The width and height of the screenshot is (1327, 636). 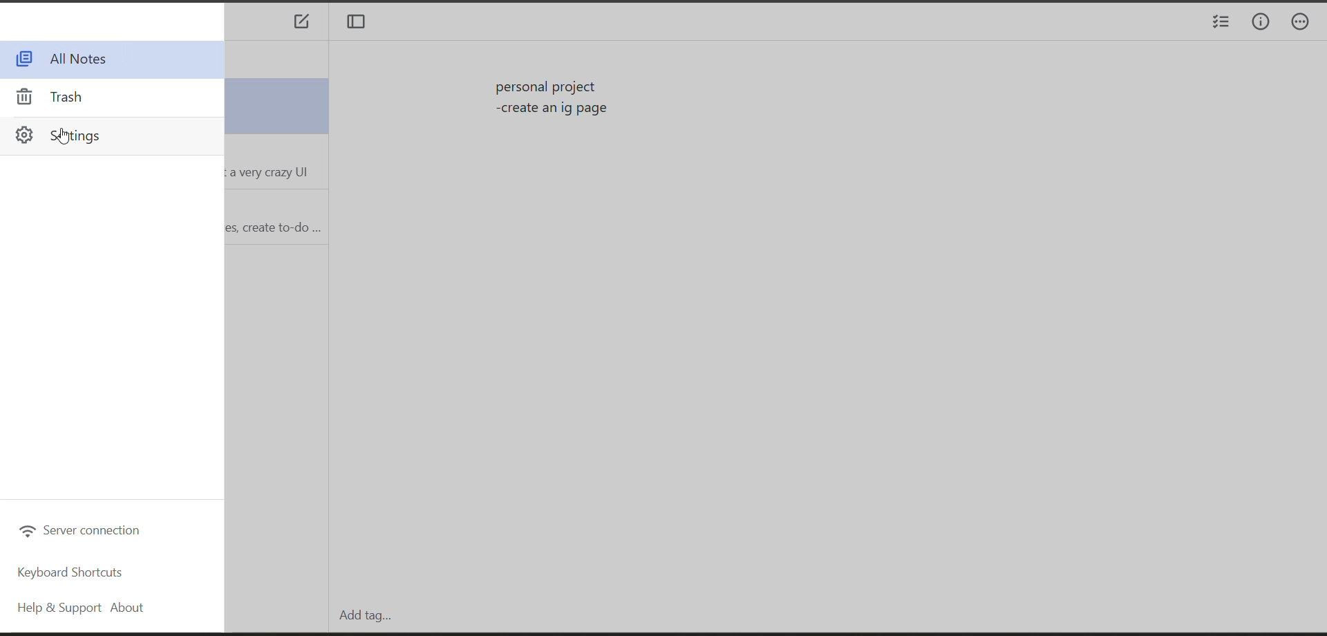 What do you see at coordinates (361, 24) in the screenshot?
I see `toggle focus mode` at bounding box center [361, 24].